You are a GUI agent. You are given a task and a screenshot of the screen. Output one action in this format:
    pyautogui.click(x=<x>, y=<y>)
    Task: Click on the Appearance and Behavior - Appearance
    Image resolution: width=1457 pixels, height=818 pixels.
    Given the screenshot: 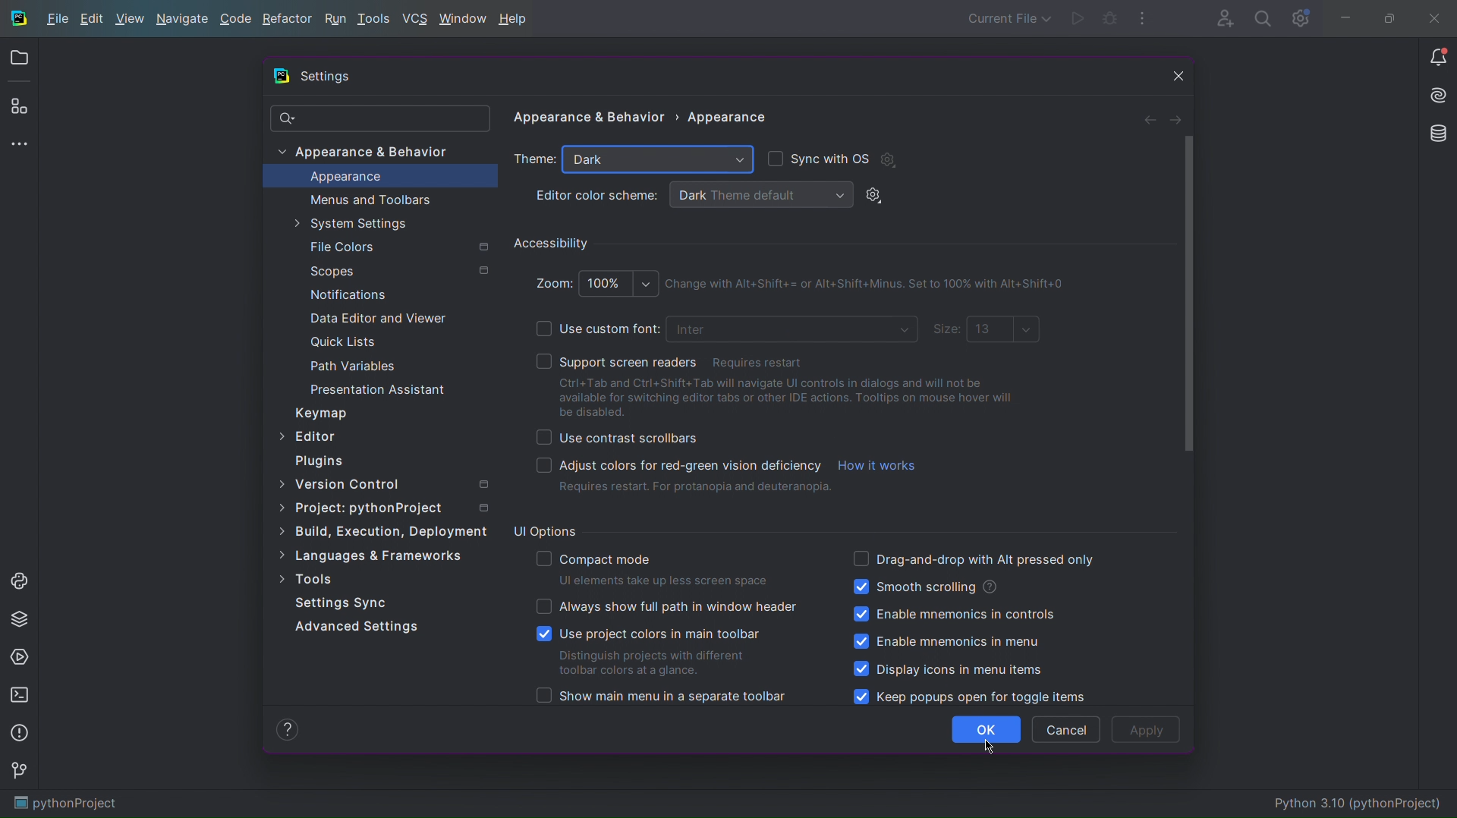 What is the action you would take?
    pyautogui.click(x=644, y=121)
    